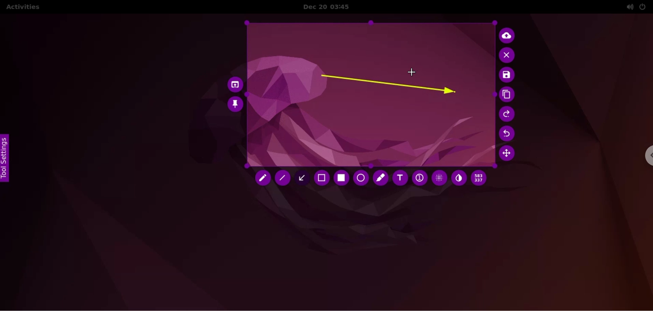 Image resolution: width=653 pixels, height=311 pixels. I want to click on copy to clipboard, so click(508, 95).